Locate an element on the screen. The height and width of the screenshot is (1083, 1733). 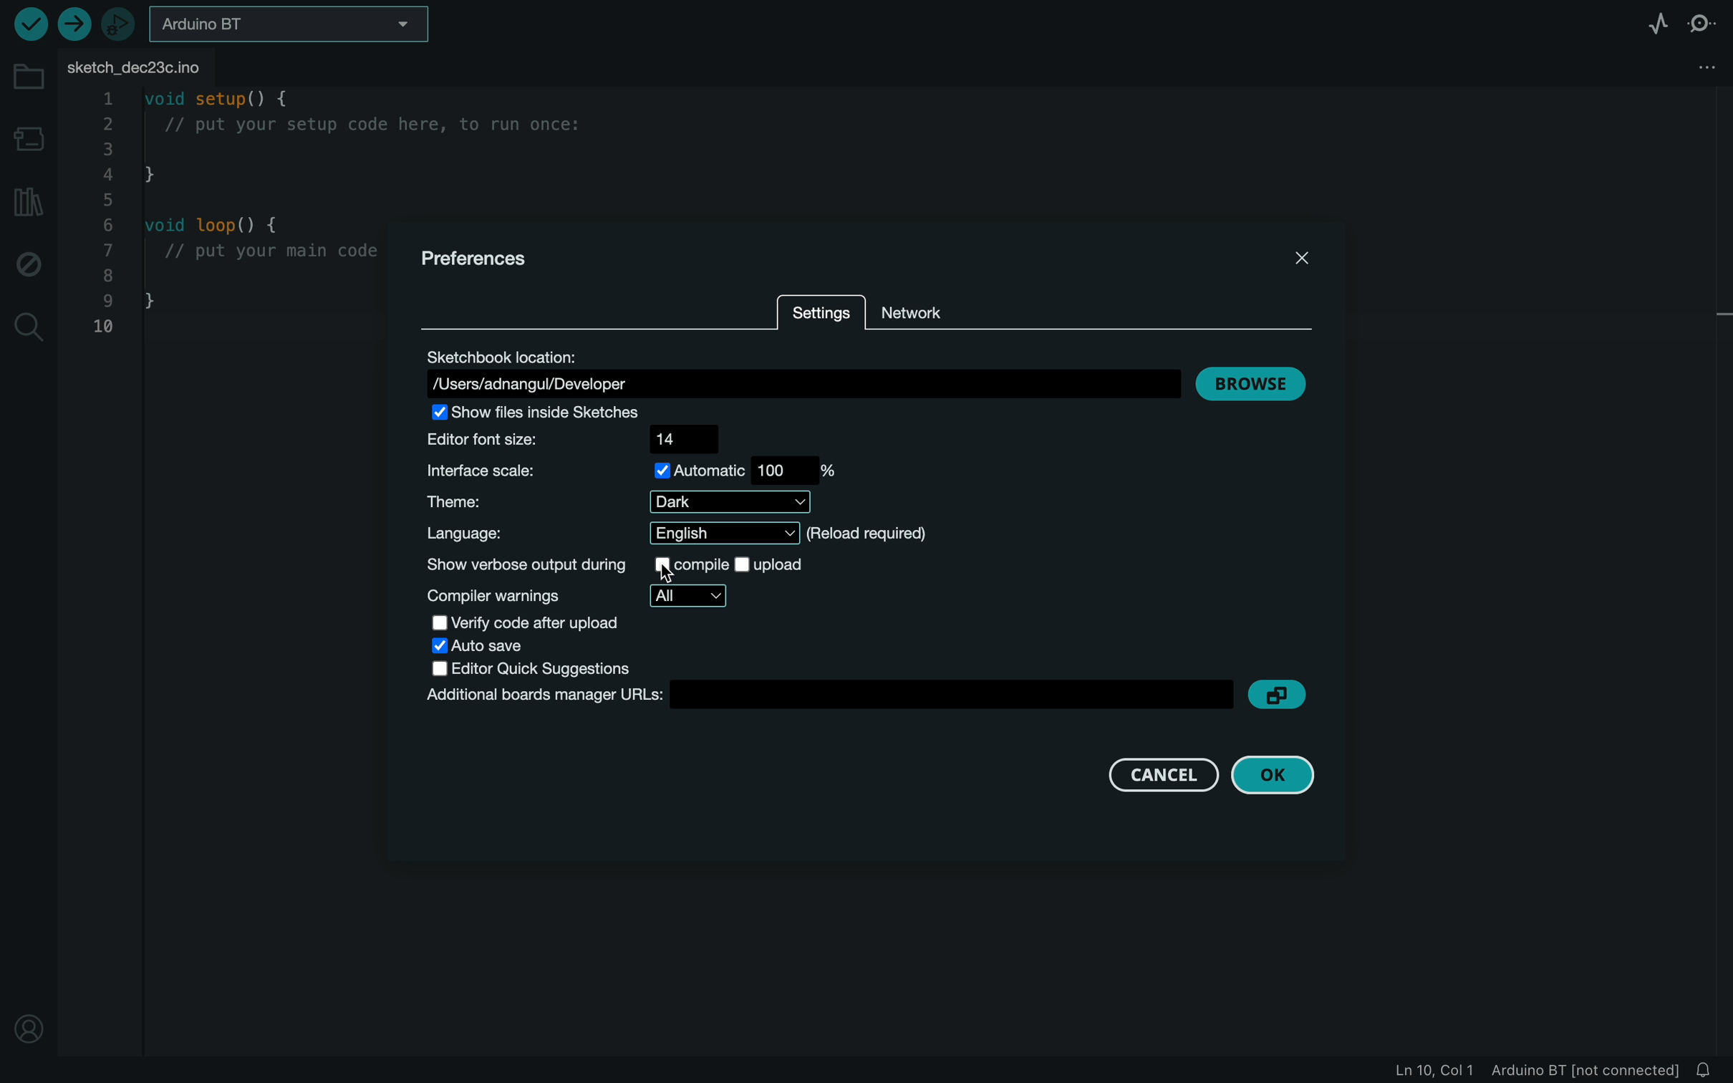
debugger is located at coordinates (120, 24).